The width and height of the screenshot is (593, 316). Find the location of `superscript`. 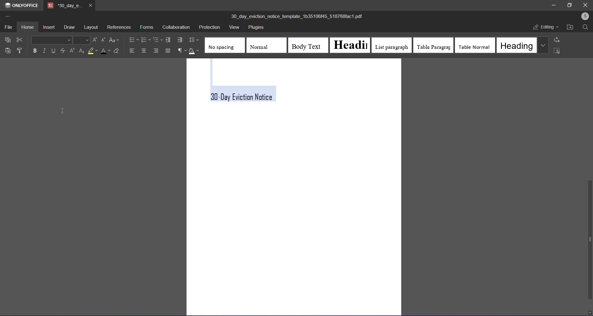

superscript is located at coordinates (72, 51).